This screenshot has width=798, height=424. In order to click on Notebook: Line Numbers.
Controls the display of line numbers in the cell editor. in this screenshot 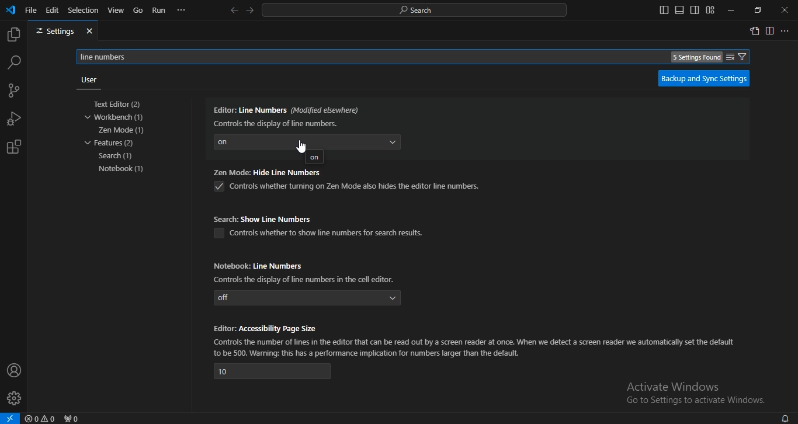, I will do `click(307, 271)`.